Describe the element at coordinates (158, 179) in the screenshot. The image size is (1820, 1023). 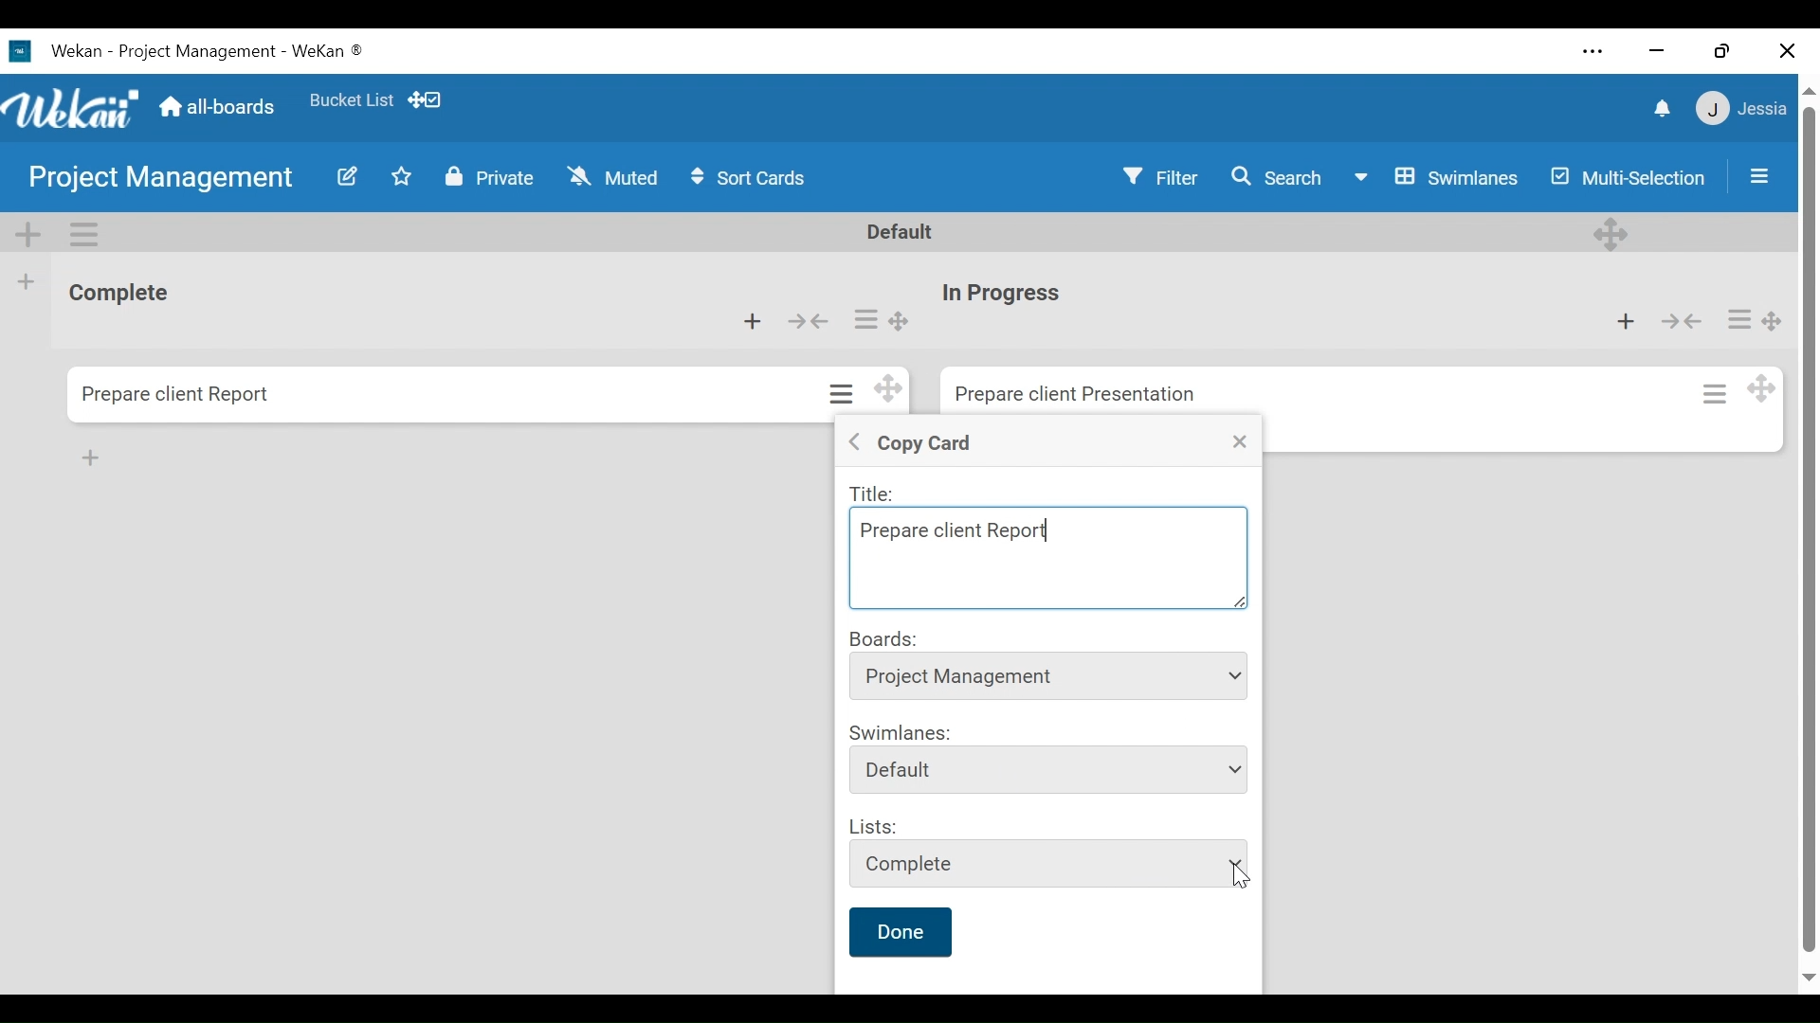
I see `Board Title` at that location.